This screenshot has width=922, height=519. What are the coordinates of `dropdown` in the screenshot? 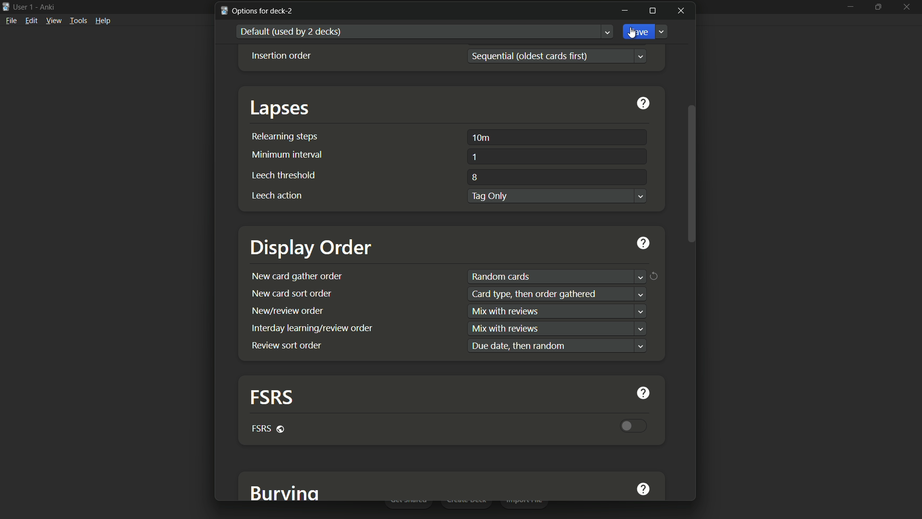 It's located at (640, 295).